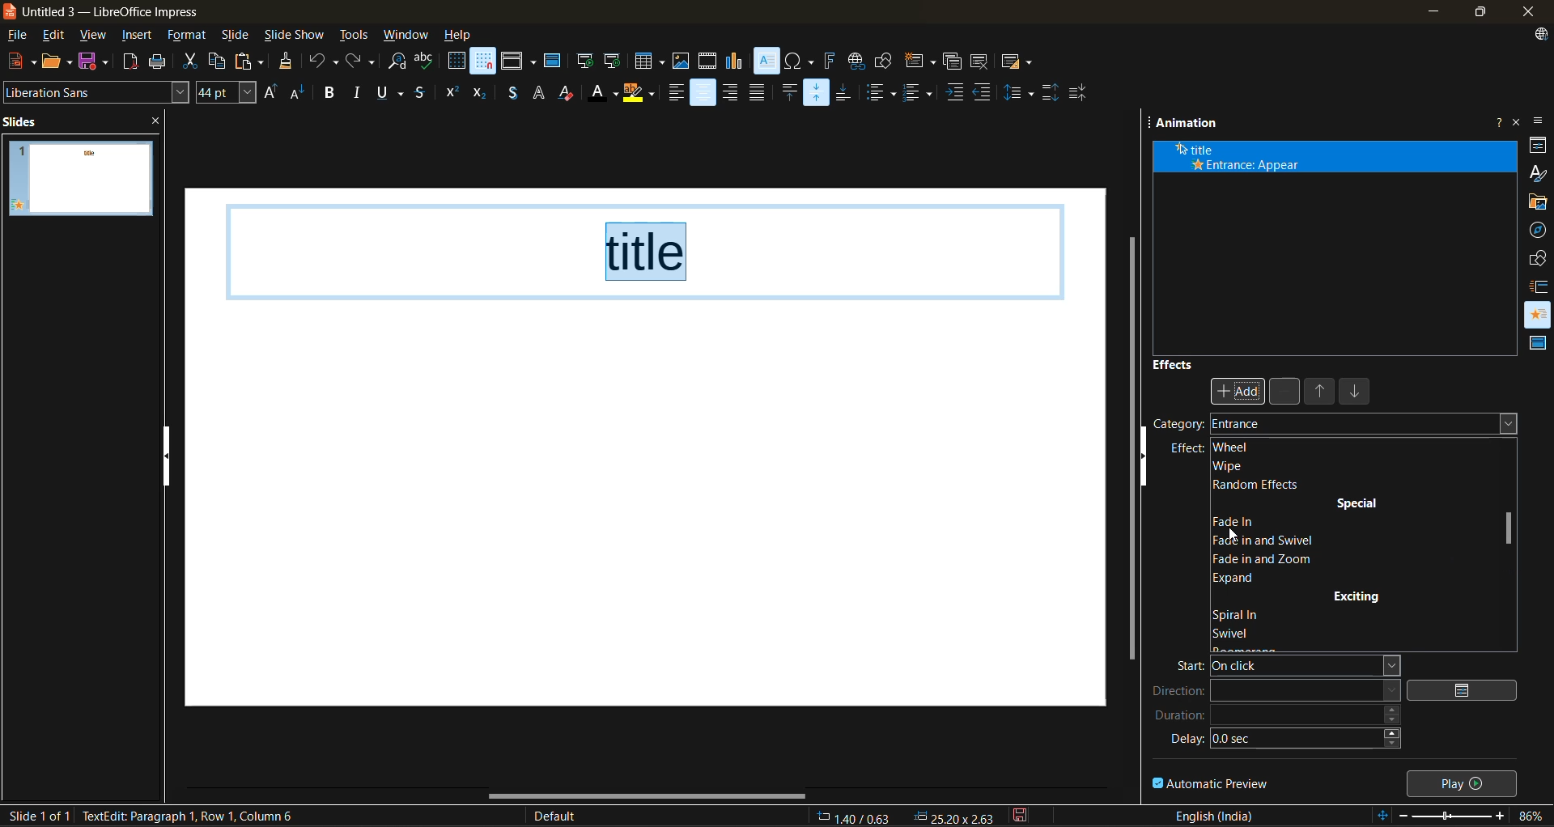 Image resolution: width=1554 pixels, height=827 pixels. I want to click on co ordininates, so click(906, 815).